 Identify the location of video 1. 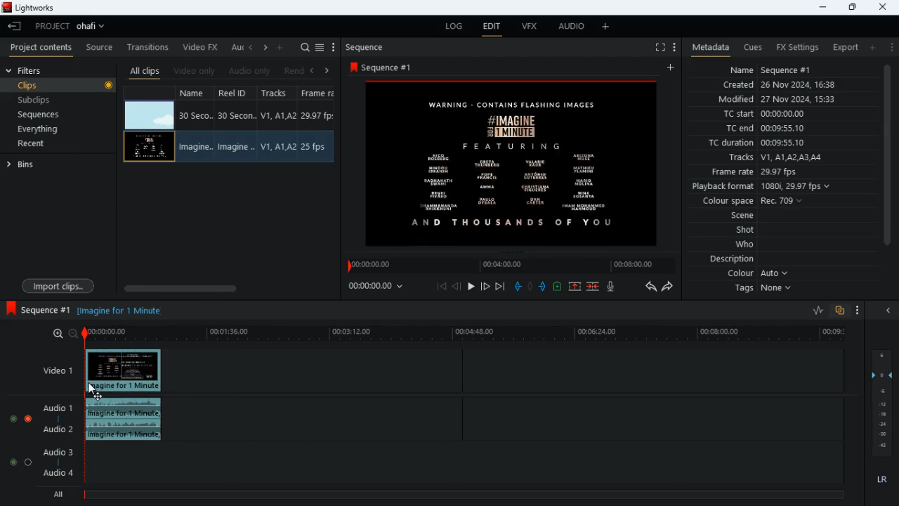
(53, 370).